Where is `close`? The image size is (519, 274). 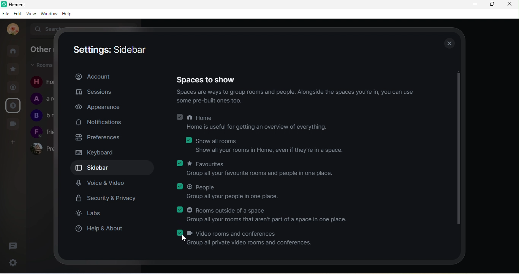 close is located at coordinates (447, 43).